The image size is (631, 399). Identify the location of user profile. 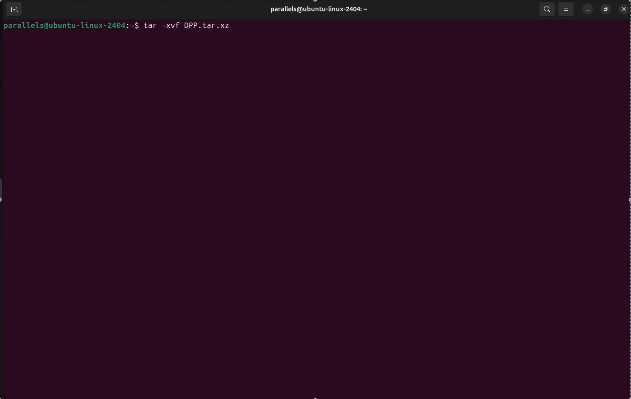
(317, 10).